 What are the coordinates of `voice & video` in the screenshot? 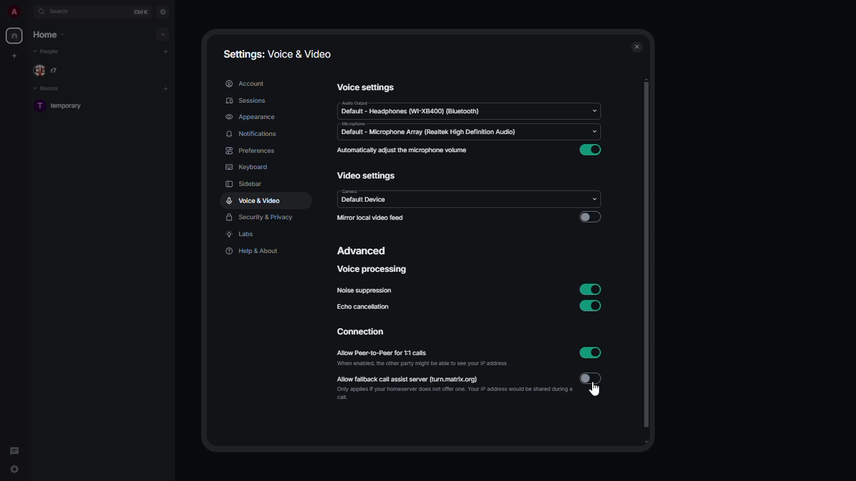 It's located at (253, 201).